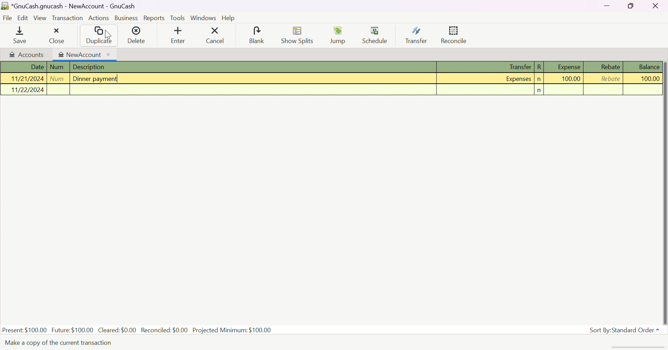 This screenshot has height=350, width=668. What do you see at coordinates (98, 35) in the screenshot?
I see `Duplicate` at bounding box center [98, 35].